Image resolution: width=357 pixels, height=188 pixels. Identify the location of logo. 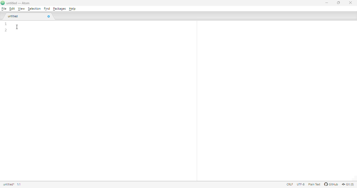
(2, 3).